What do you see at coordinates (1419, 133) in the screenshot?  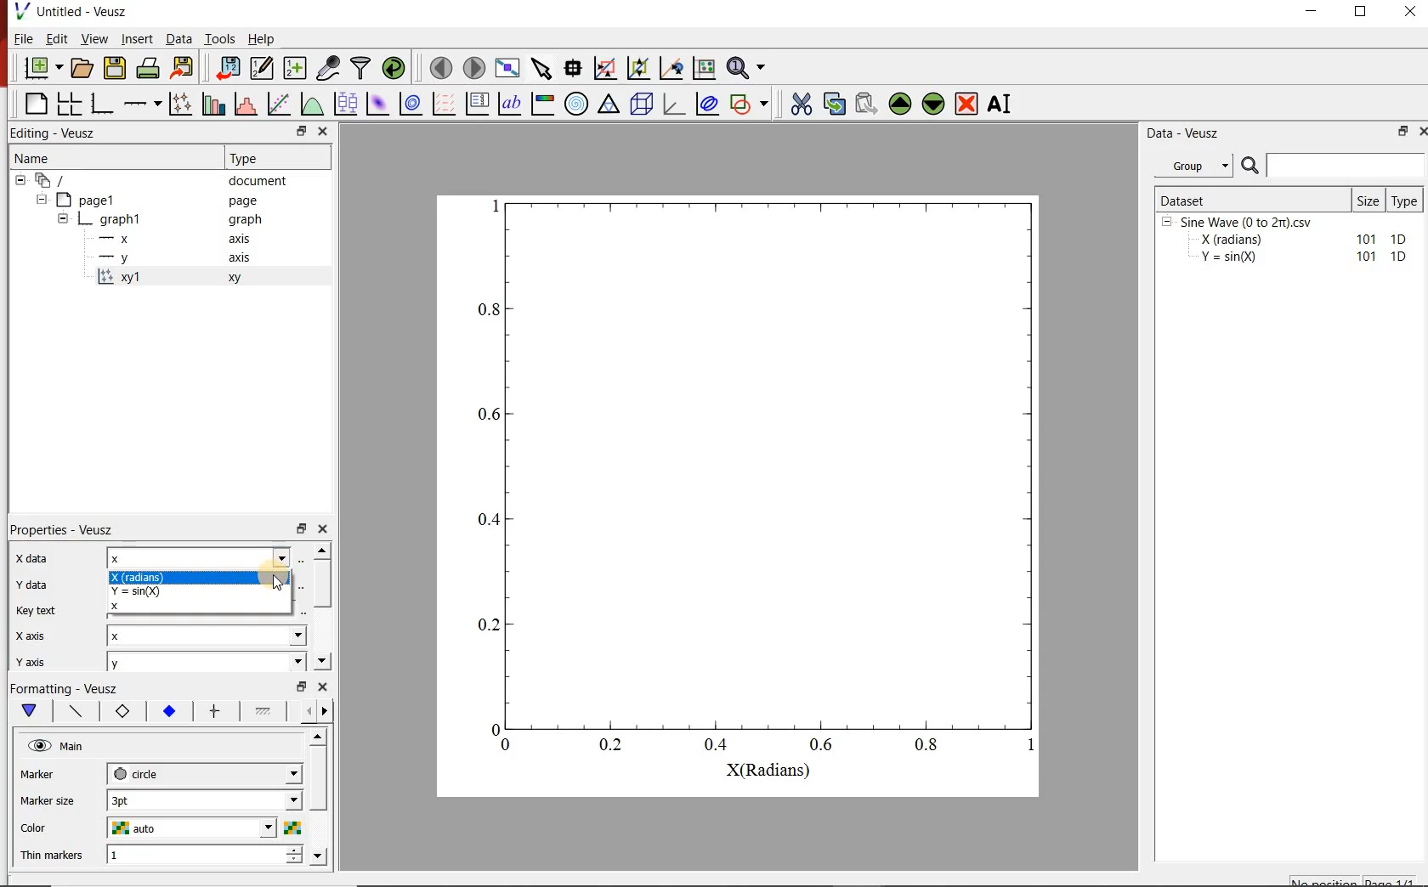 I see `Close` at bounding box center [1419, 133].